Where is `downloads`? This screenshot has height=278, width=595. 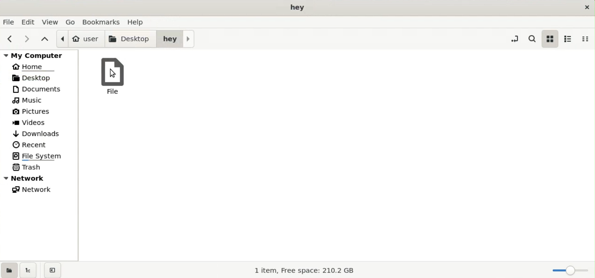 downloads is located at coordinates (37, 133).